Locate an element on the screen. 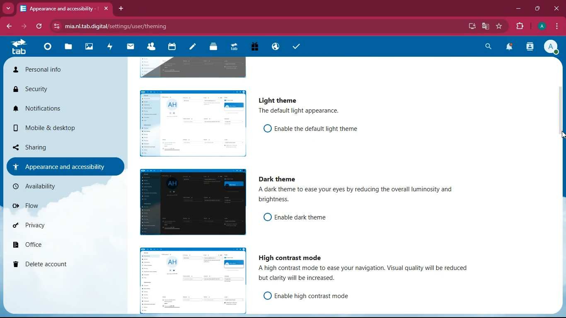  desktop is located at coordinates (472, 26).